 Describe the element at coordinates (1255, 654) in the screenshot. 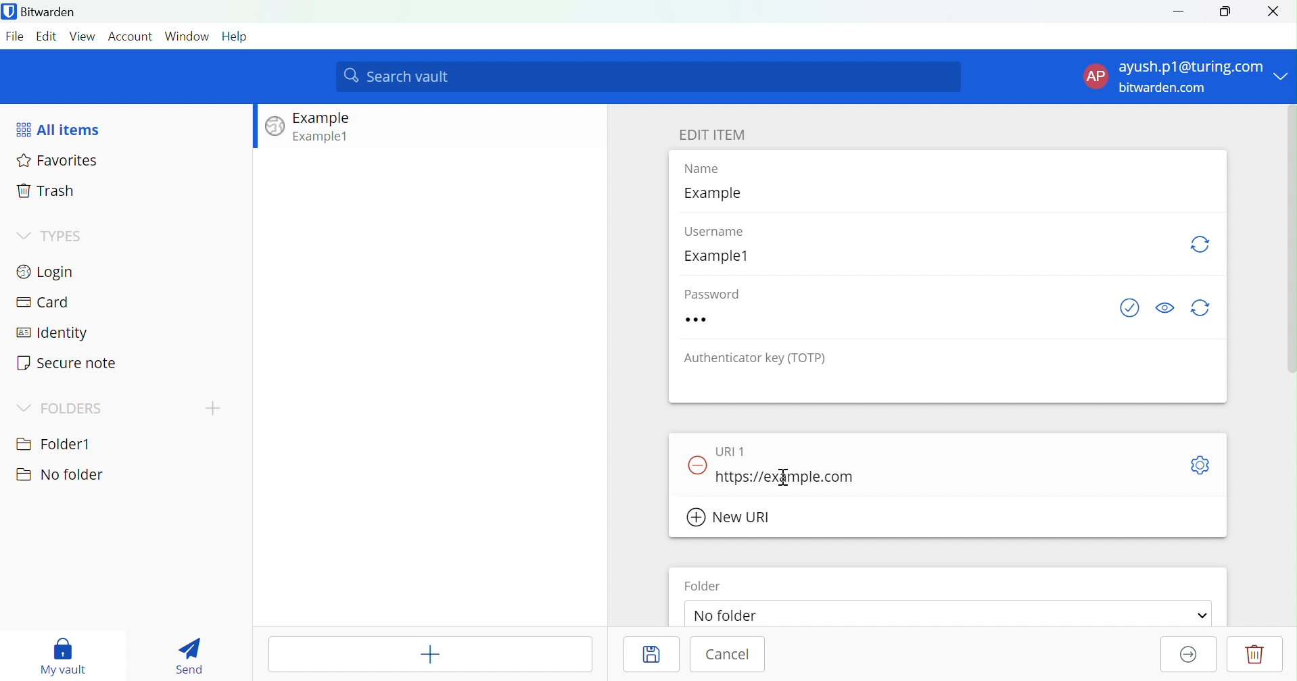

I see `Delete` at that location.